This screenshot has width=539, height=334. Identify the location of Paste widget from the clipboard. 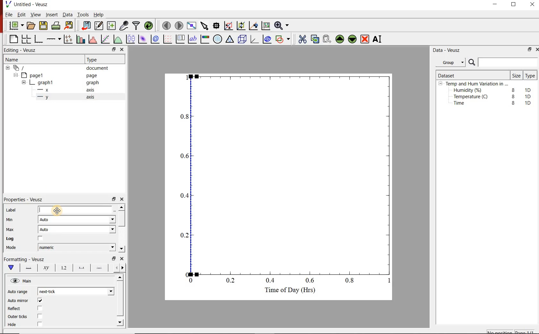
(327, 39).